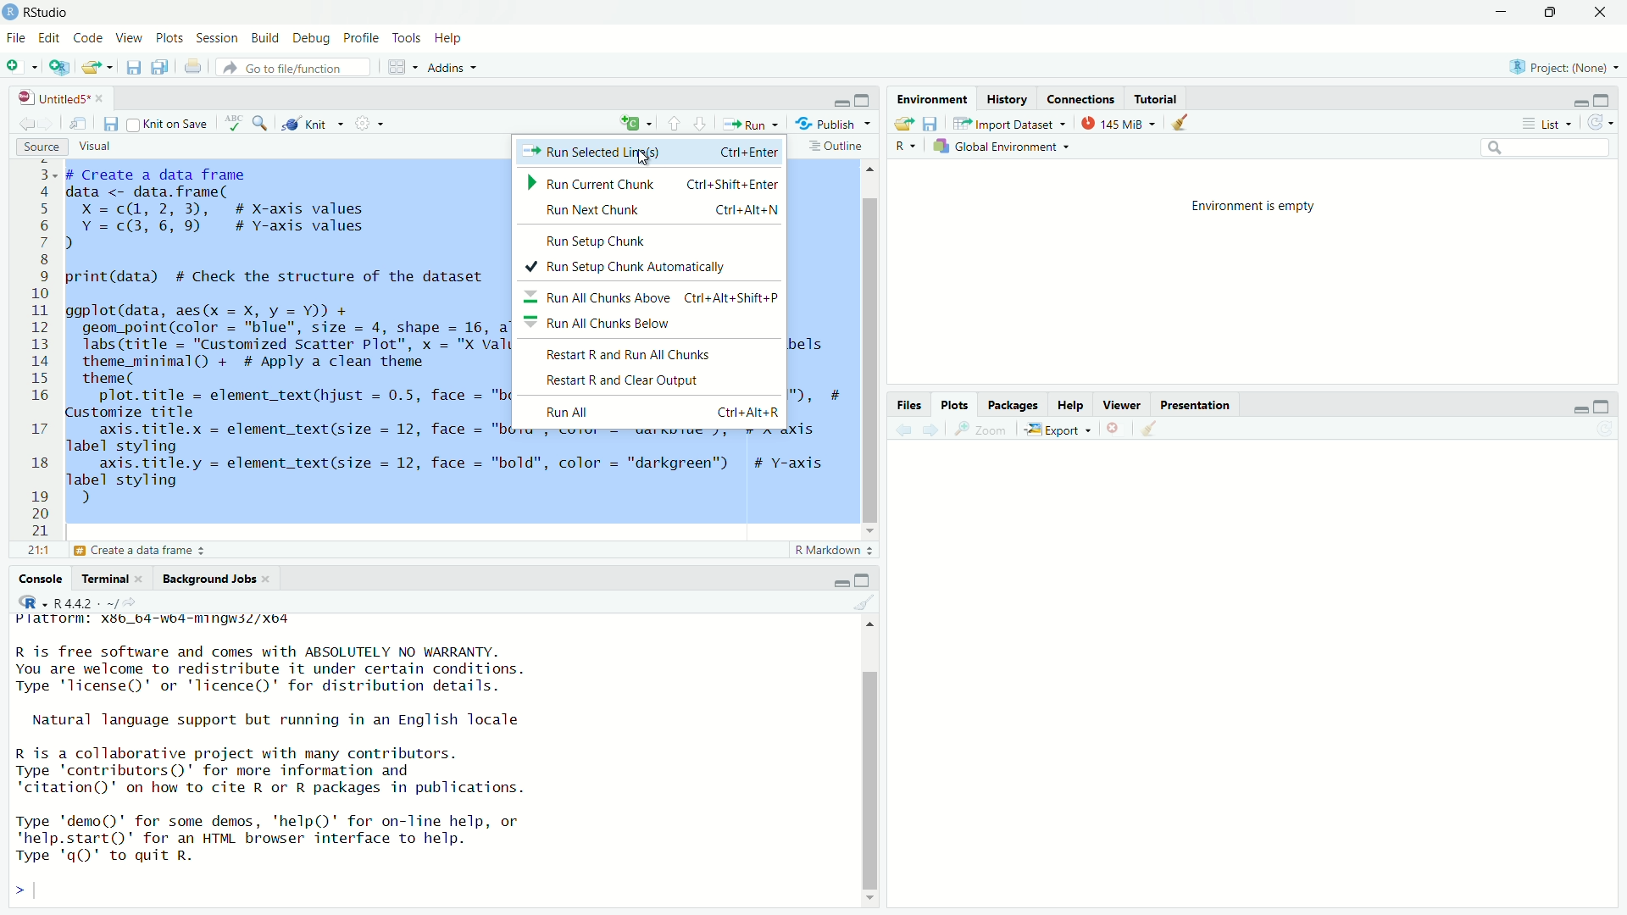  I want to click on Save file, so click(930, 124).